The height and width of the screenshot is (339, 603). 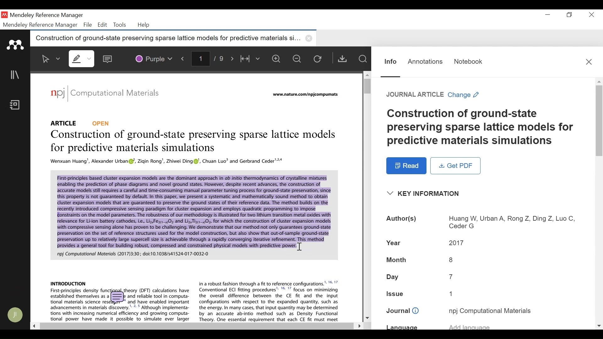 What do you see at coordinates (457, 242) in the screenshot?
I see `Year` at bounding box center [457, 242].